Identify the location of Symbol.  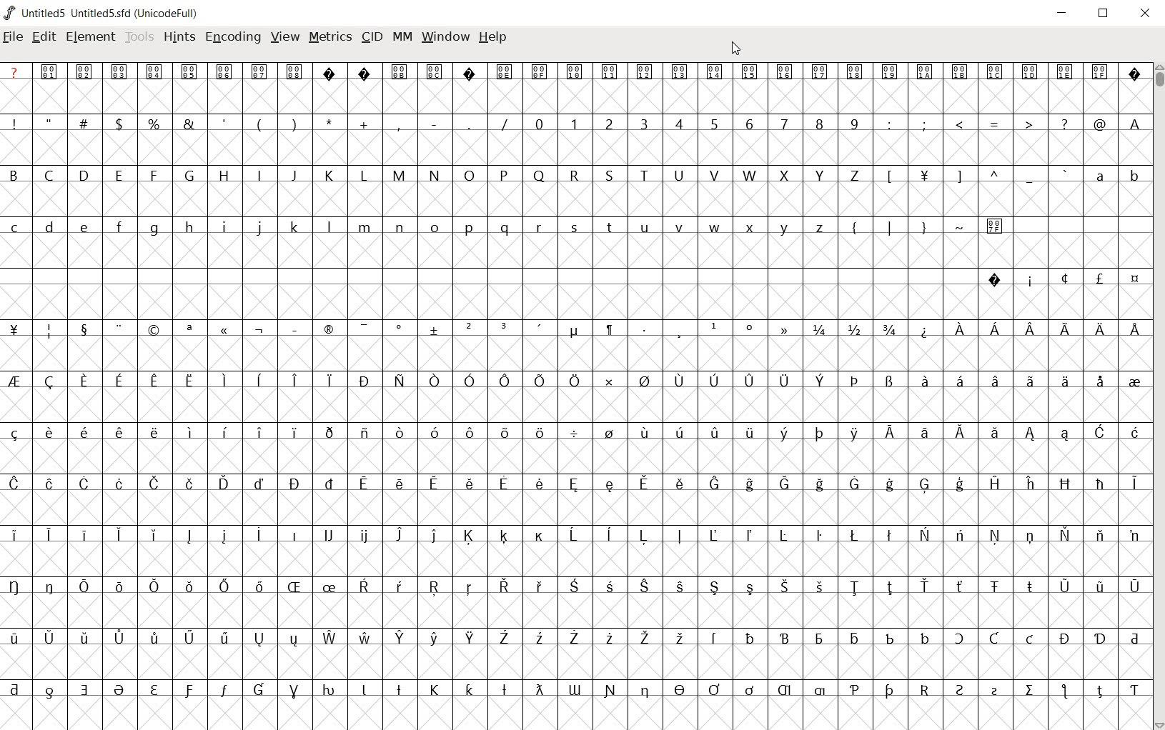
(924, 636).